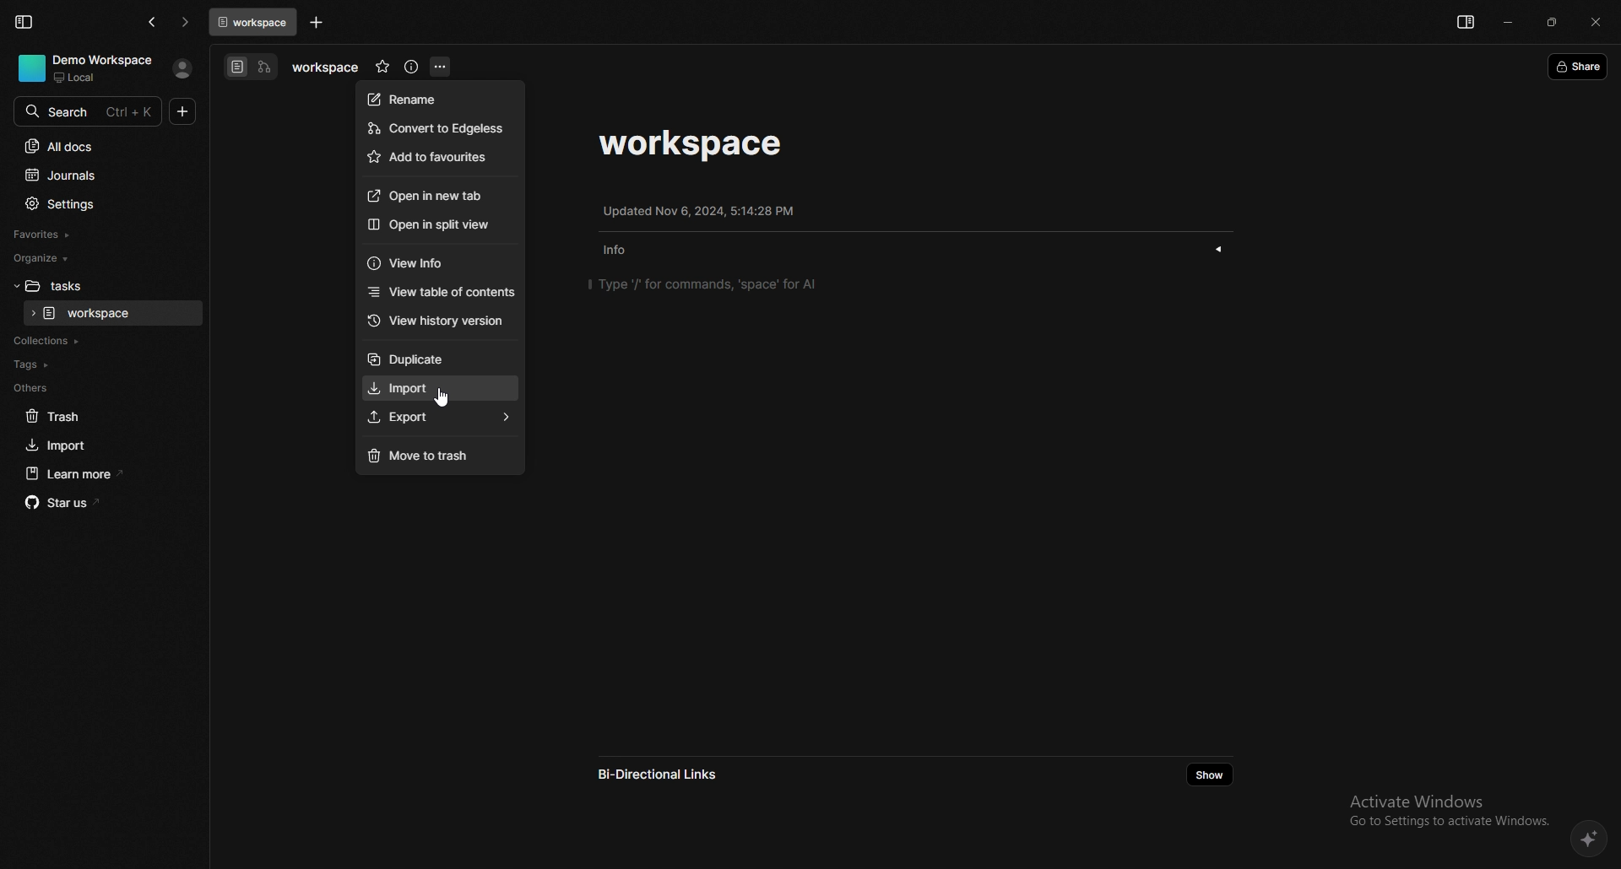 This screenshot has height=869, width=1621. I want to click on go forward, so click(186, 23).